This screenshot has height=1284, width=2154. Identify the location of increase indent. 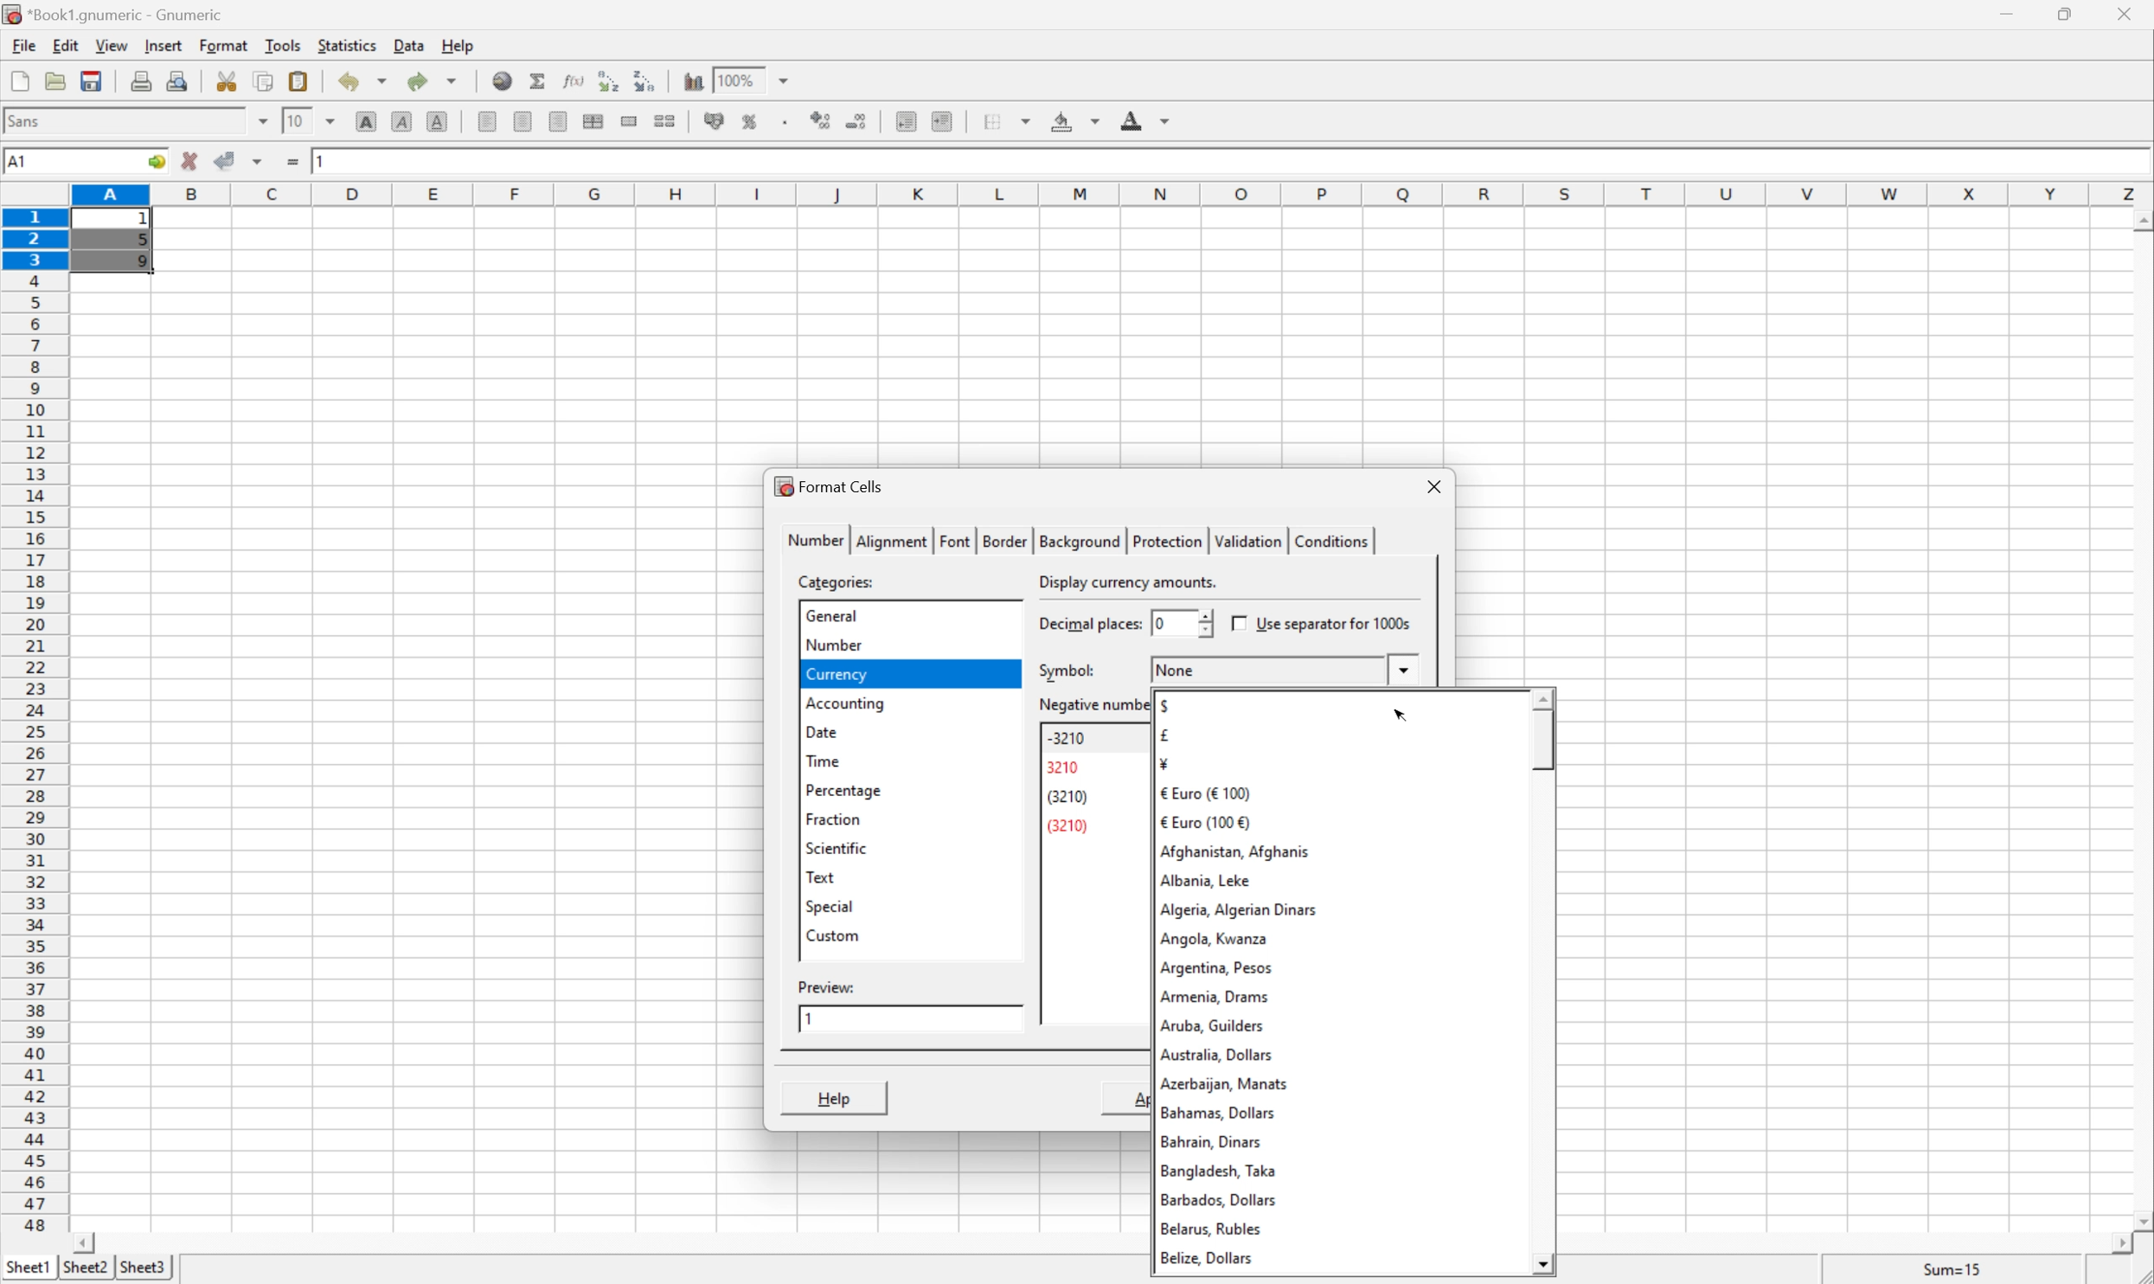
(944, 121).